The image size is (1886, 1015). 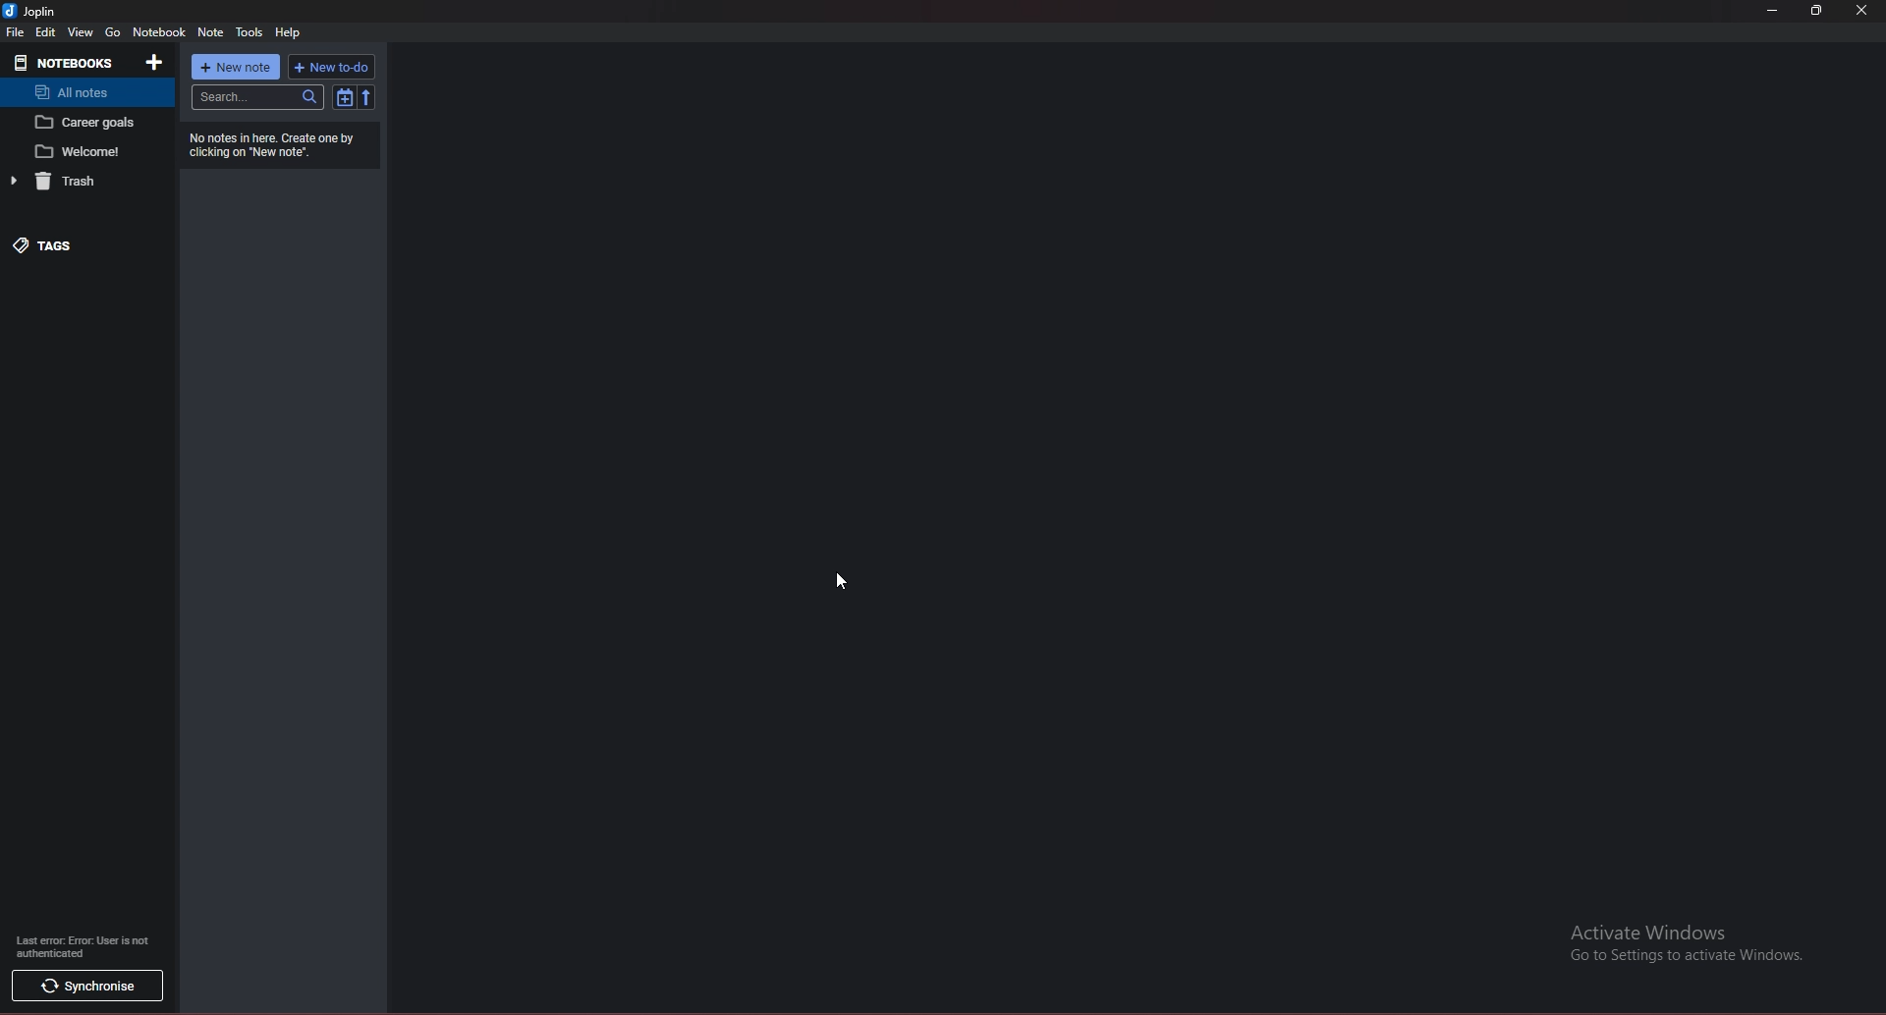 What do you see at coordinates (112, 33) in the screenshot?
I see `go` at bounding box center [112, 33].